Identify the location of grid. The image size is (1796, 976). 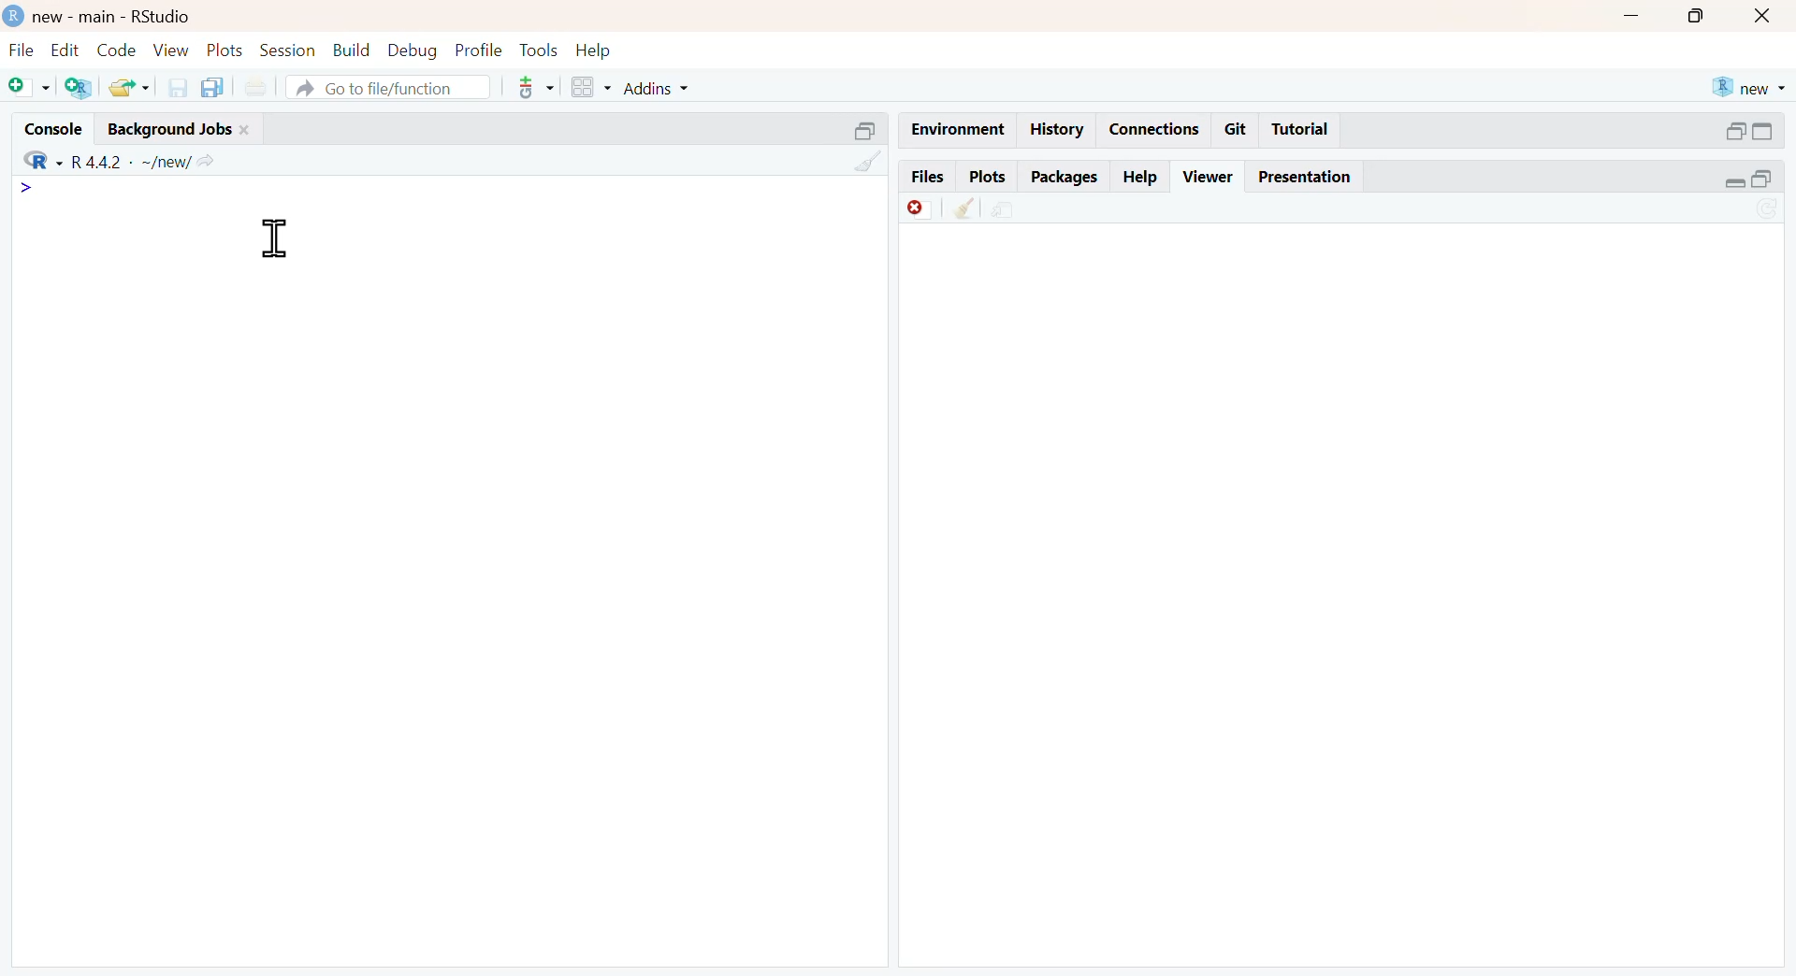
(593, 86).